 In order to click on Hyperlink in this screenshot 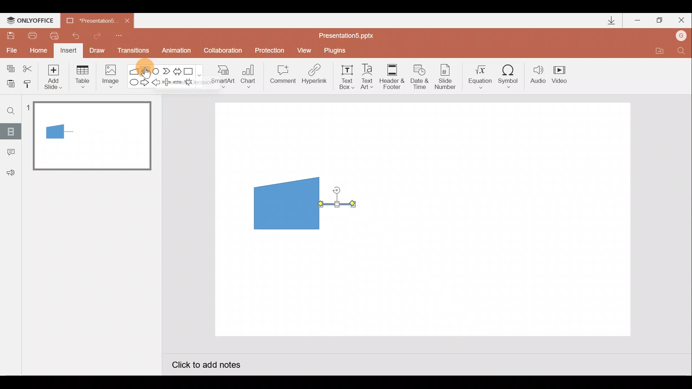, I will do `click(315, 76)`.